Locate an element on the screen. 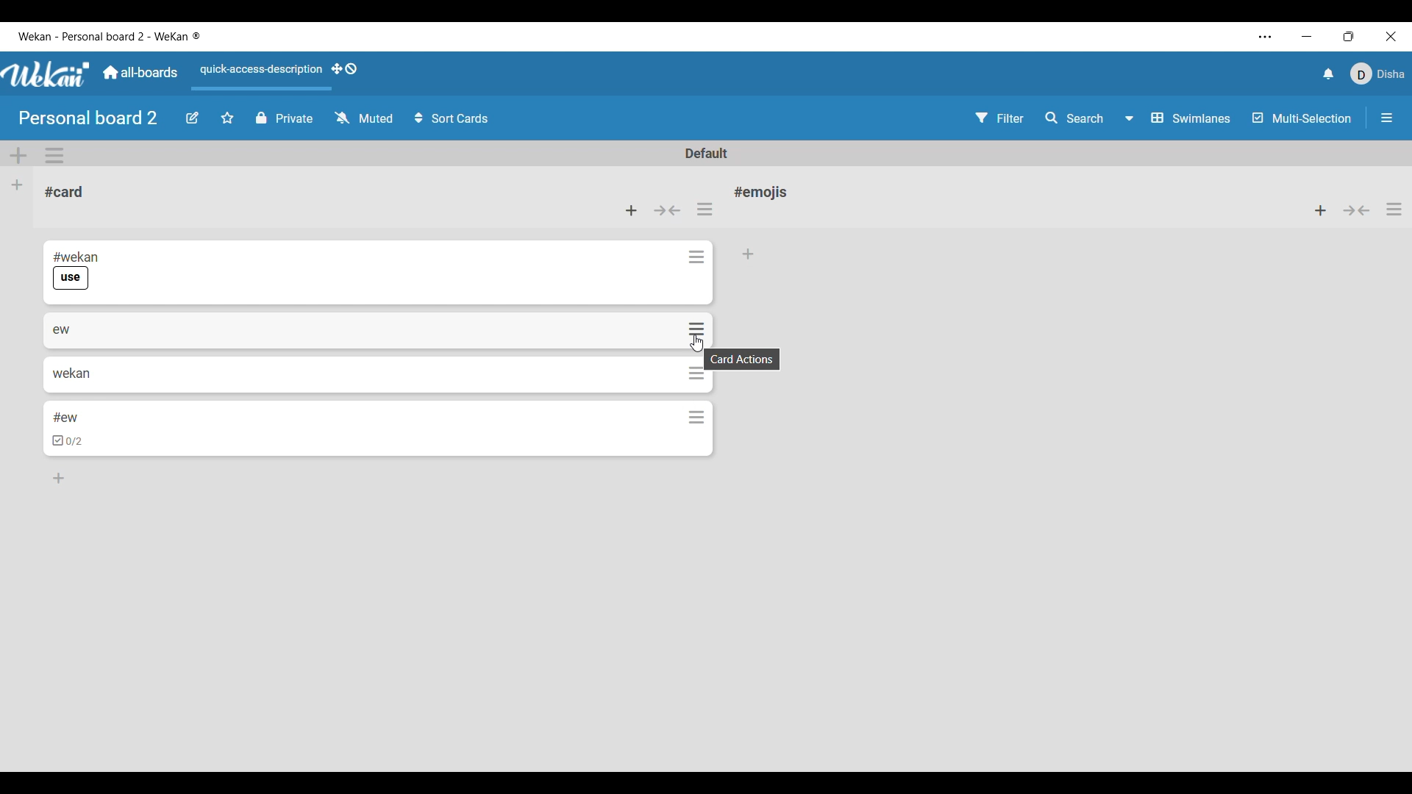  #ew is located at coordinates (65, 417).